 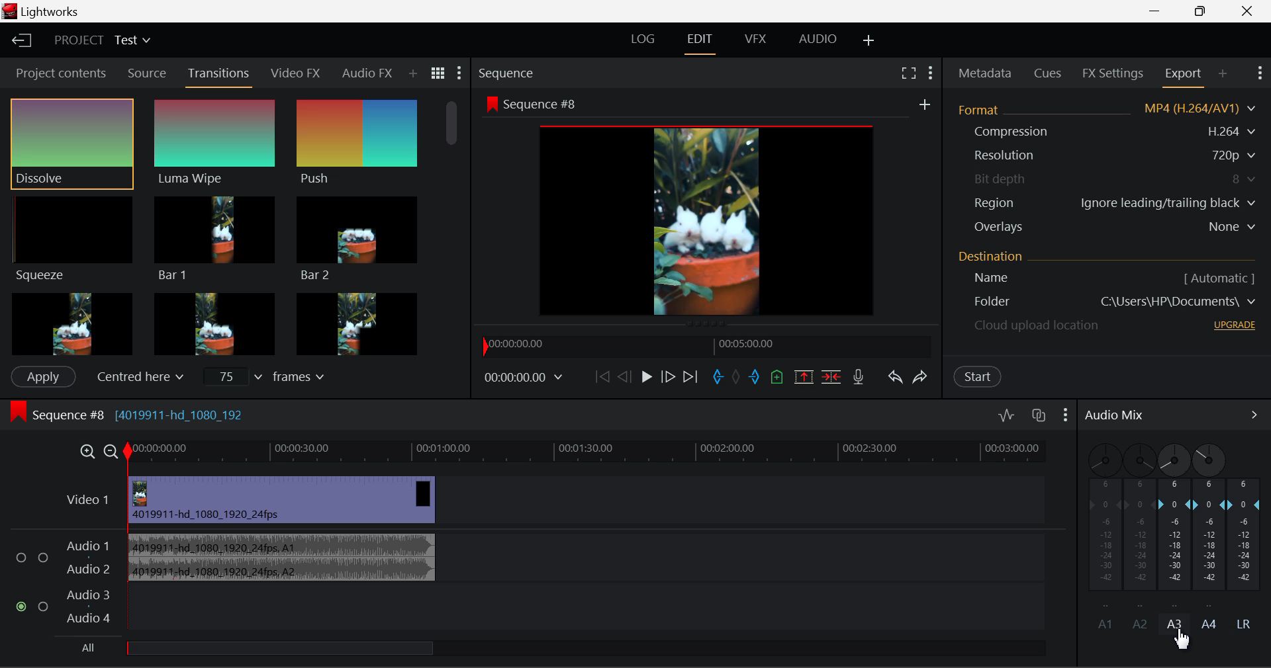 What do you see at coordinates (1154, 11) in the screenshot?
I see `Restore Down` at bounding box center [1154, 11].